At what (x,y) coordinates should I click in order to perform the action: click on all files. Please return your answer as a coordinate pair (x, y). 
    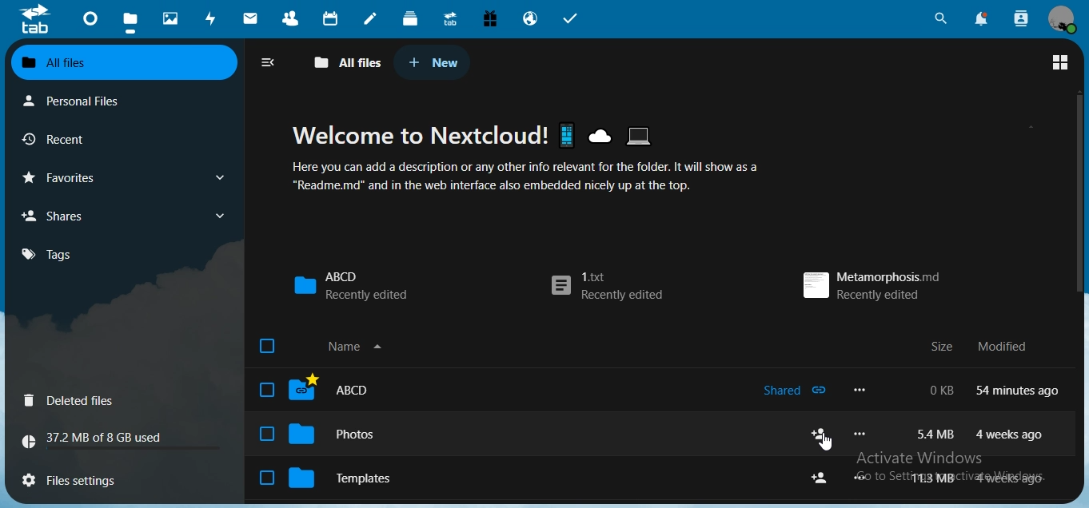
    Looking at the image, I should click on (349, 63).